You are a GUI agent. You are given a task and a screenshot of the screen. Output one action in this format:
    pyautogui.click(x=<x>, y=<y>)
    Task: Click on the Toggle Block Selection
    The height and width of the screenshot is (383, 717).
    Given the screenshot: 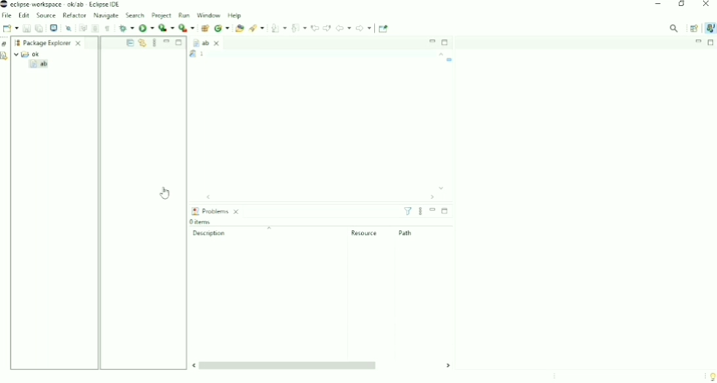 What is the action you would take?
    pyautogui.click(x=95, y=28)
    